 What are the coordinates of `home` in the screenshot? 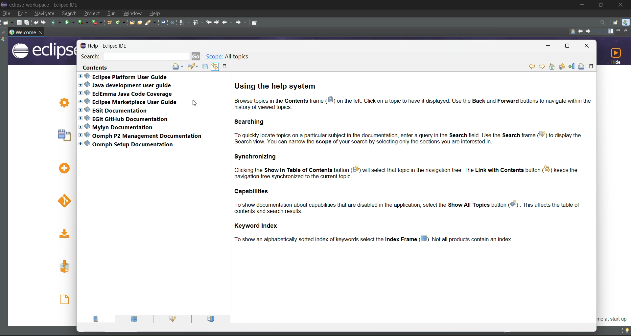 It's located at (573, 31).